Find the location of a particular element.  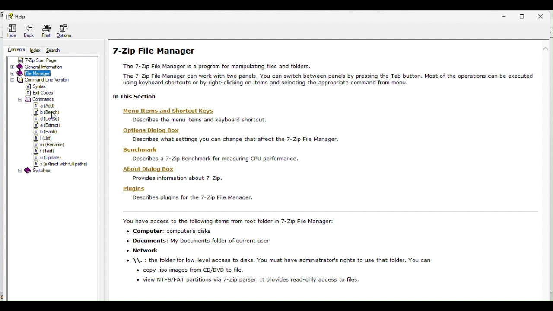

Plugins is located at coordinates (132, 189).